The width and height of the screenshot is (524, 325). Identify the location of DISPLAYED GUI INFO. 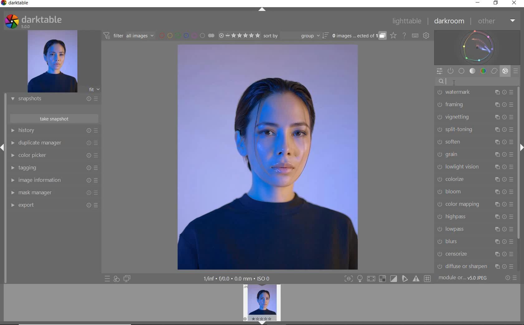
(235, 279).